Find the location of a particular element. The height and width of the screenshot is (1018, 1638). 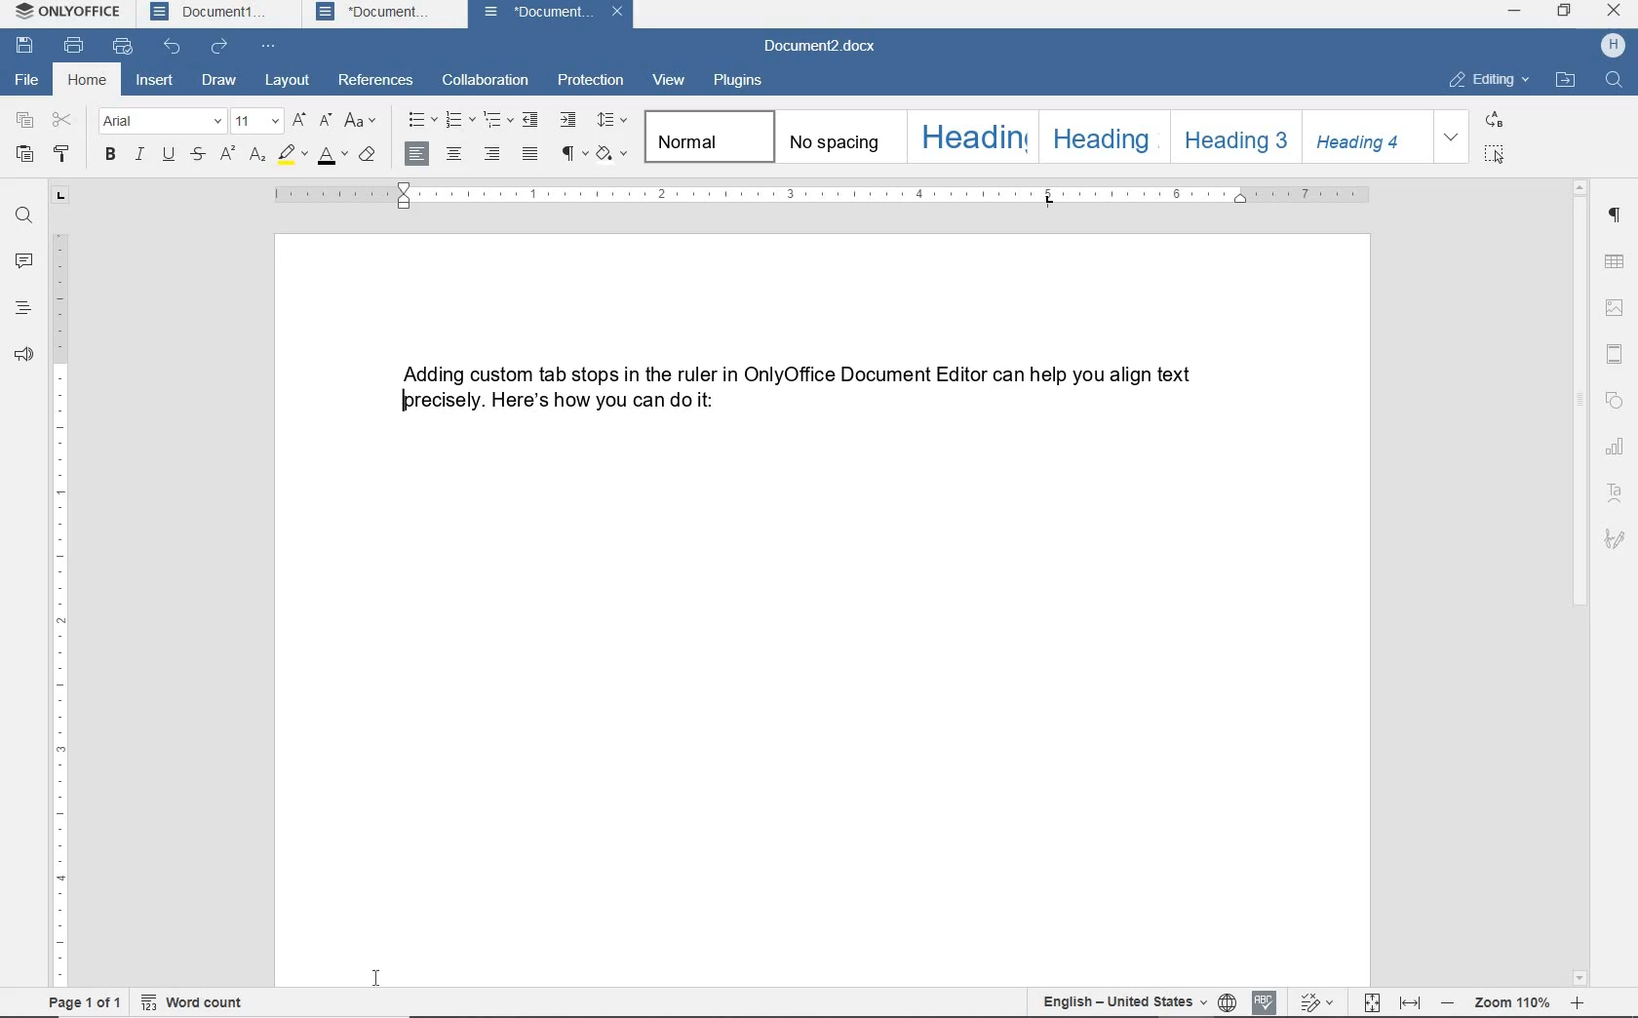

heading 3 is located at coordinates (1236, 138).